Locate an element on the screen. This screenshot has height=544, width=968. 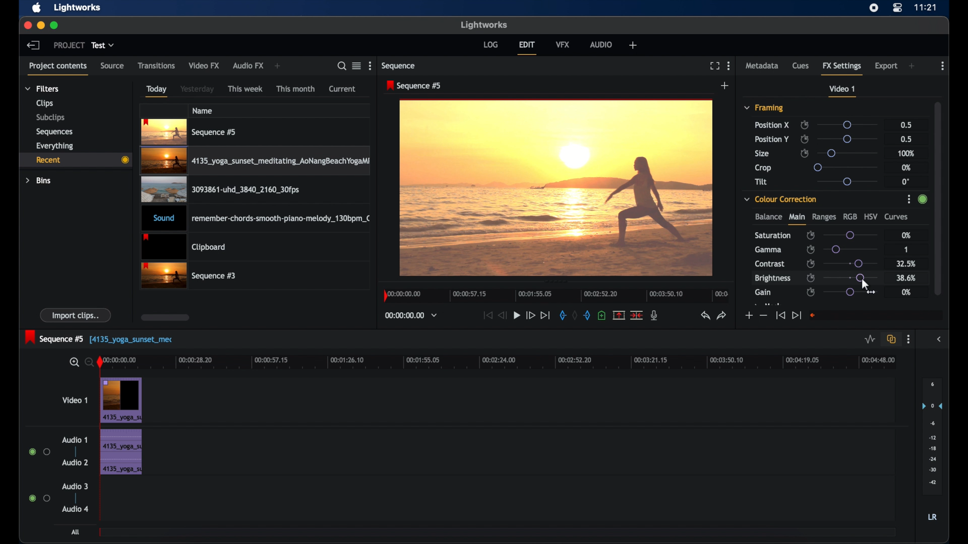
slider is located at coordinates (850, 235).